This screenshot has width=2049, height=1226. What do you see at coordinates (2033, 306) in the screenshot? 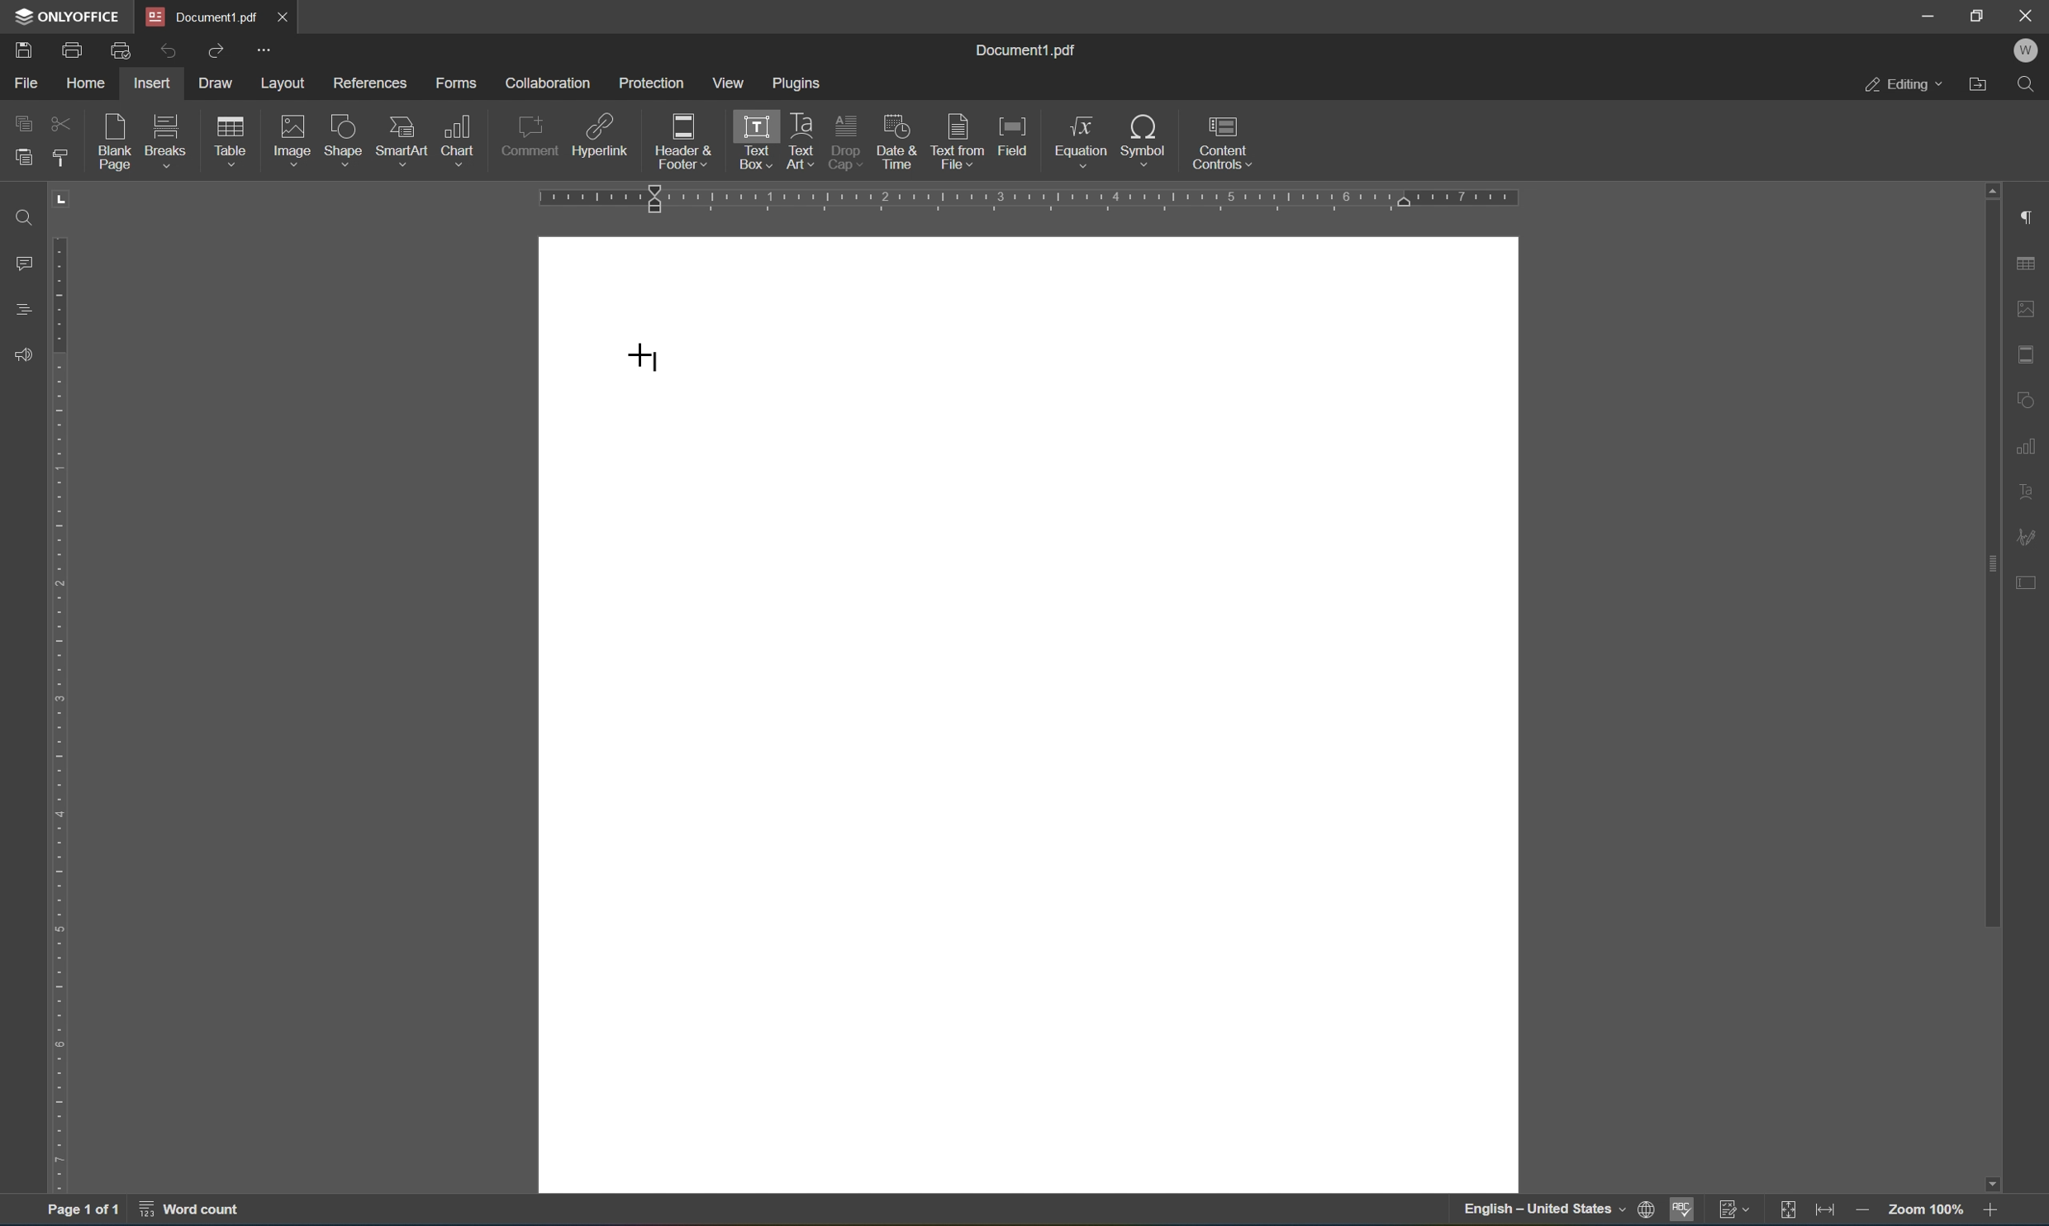
I see `Image settings` at bounding box center [2033, 306].